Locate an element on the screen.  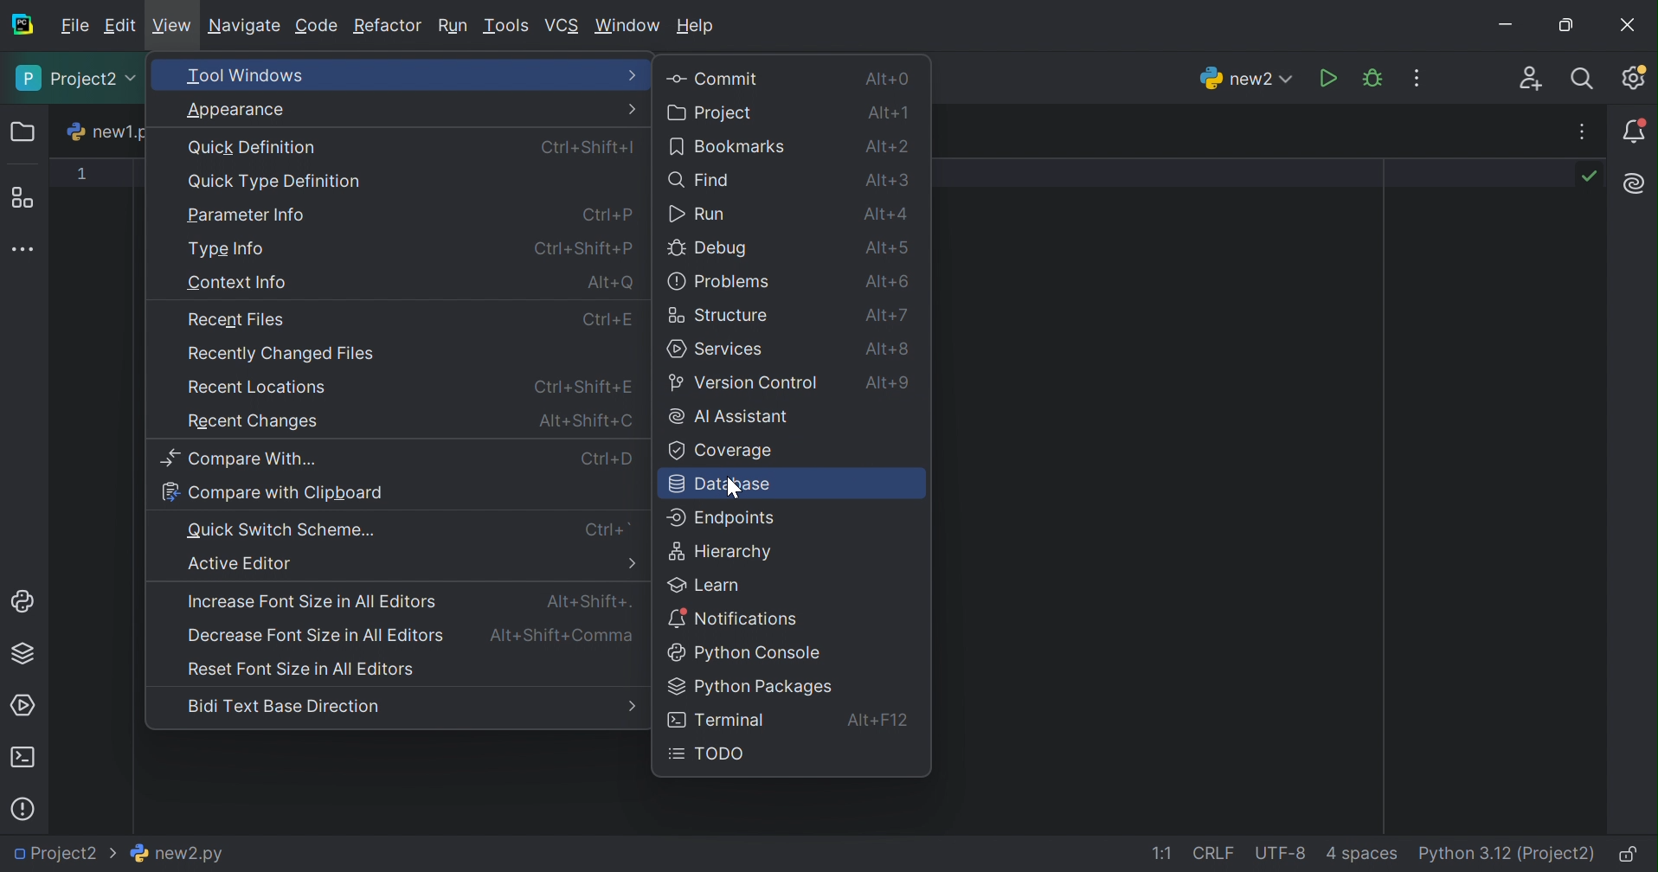
Recent locations is located at coordinates (255, 388).